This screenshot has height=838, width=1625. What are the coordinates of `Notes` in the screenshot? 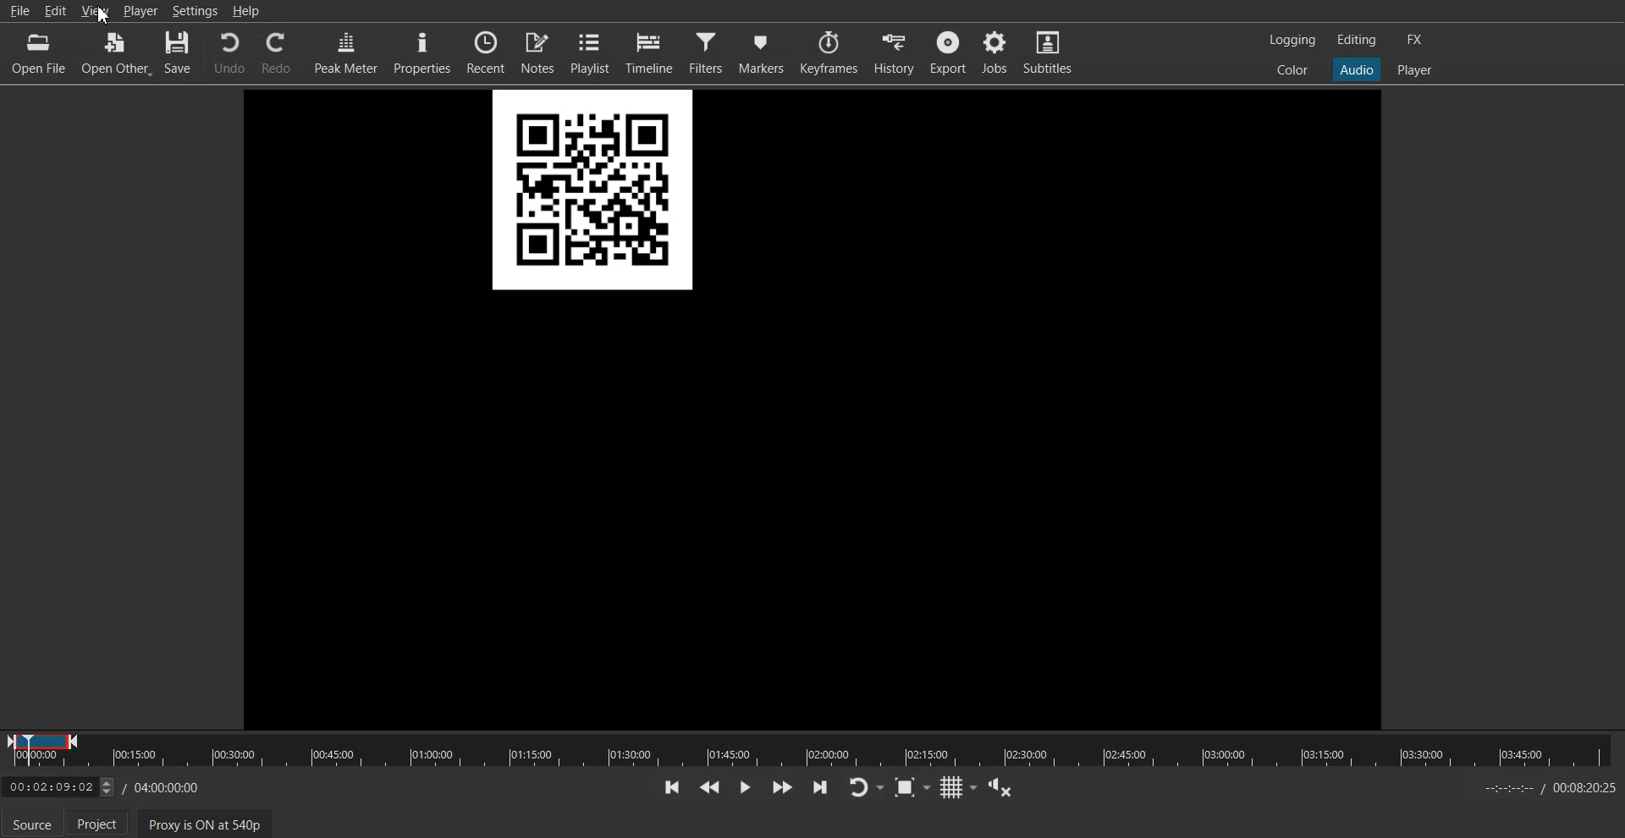 It's located at (538, 52).